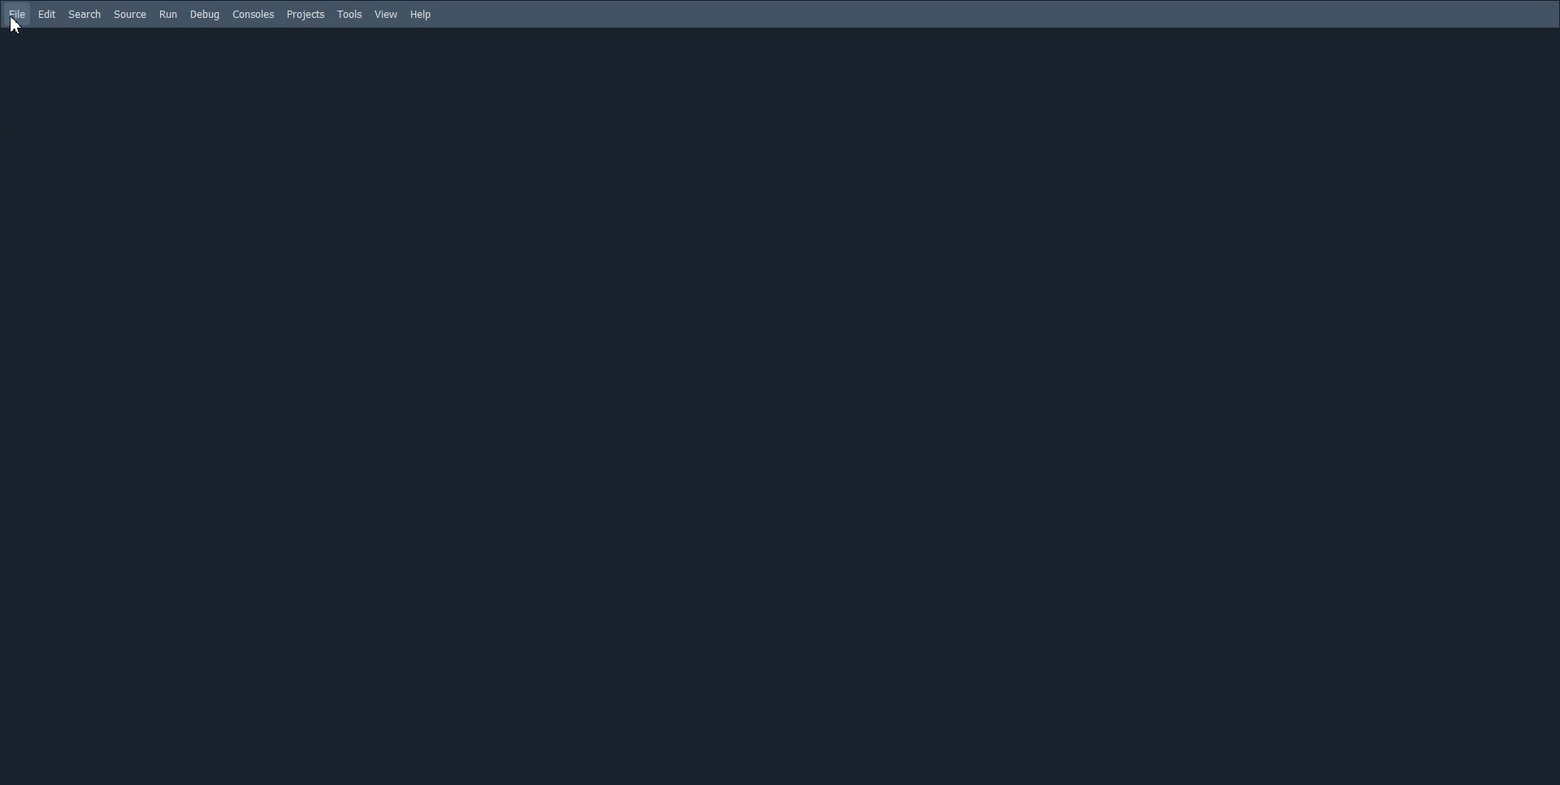  What do you see at coordinates (47, 14) in the screenshot?
I see `Edit` at bounding box center [47, 14].